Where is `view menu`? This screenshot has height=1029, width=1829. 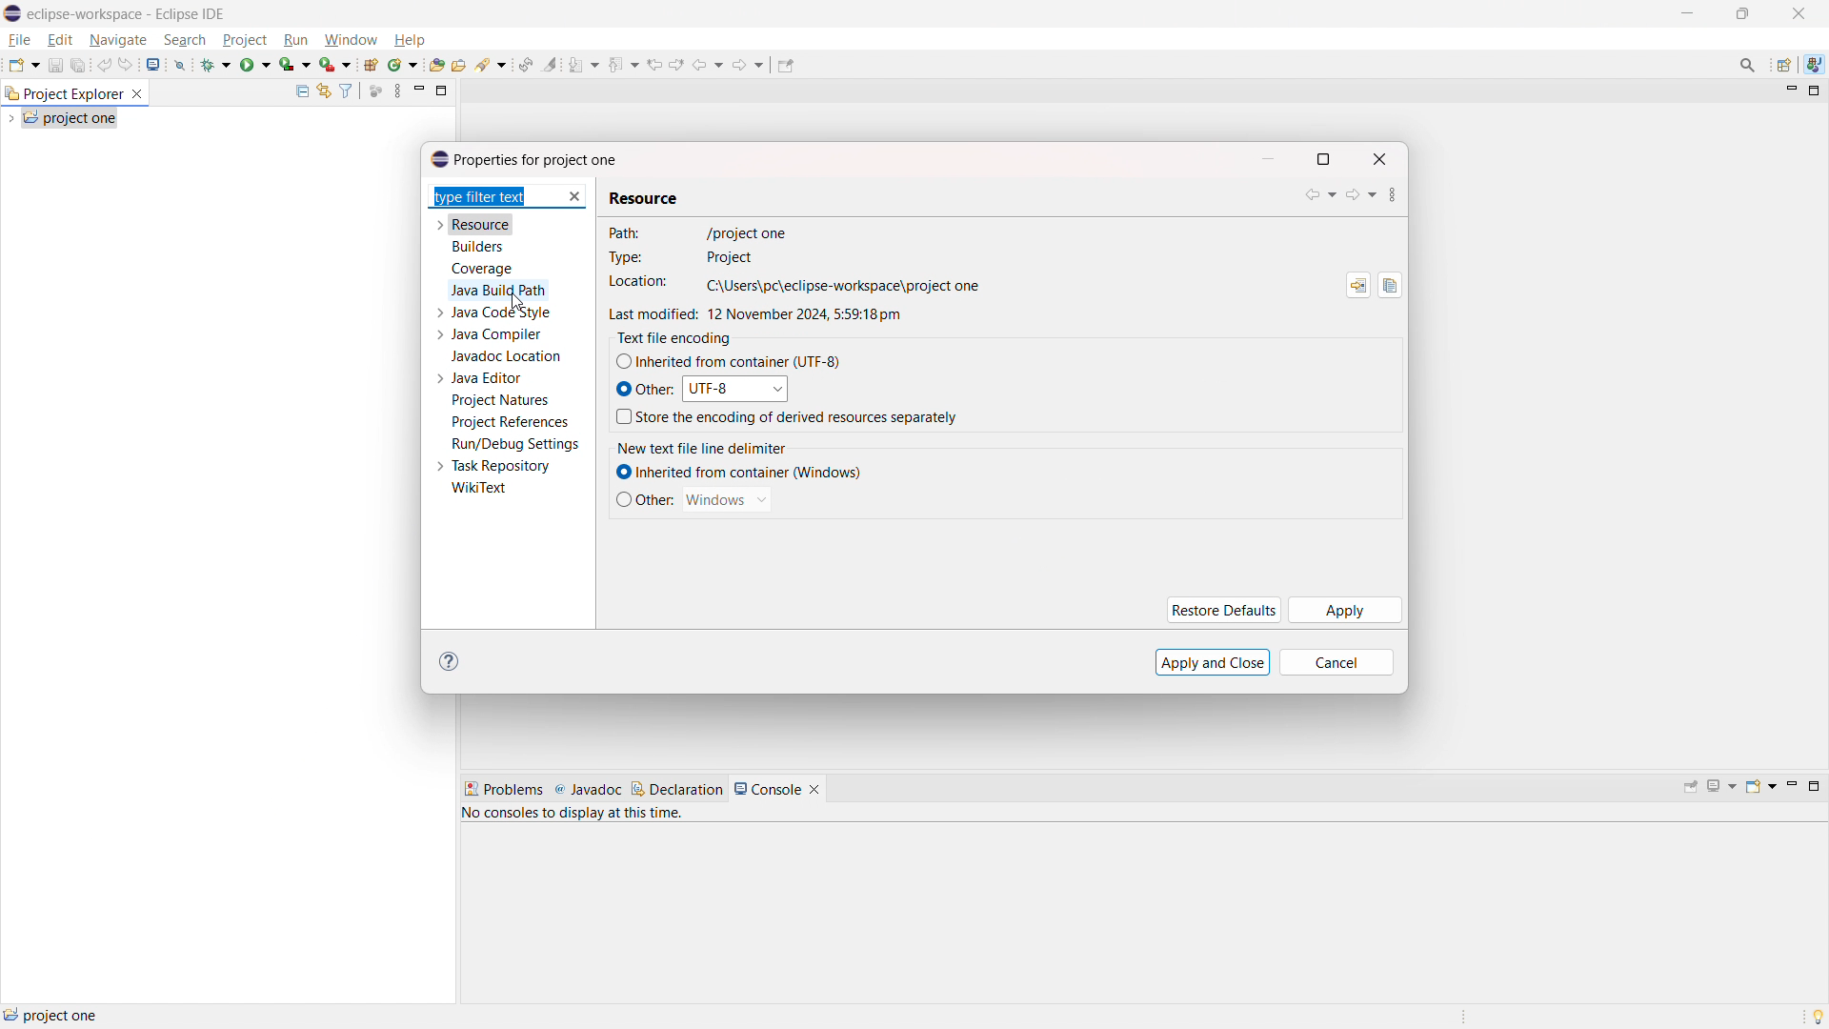
view menu is located at coordinates (1391, 194).